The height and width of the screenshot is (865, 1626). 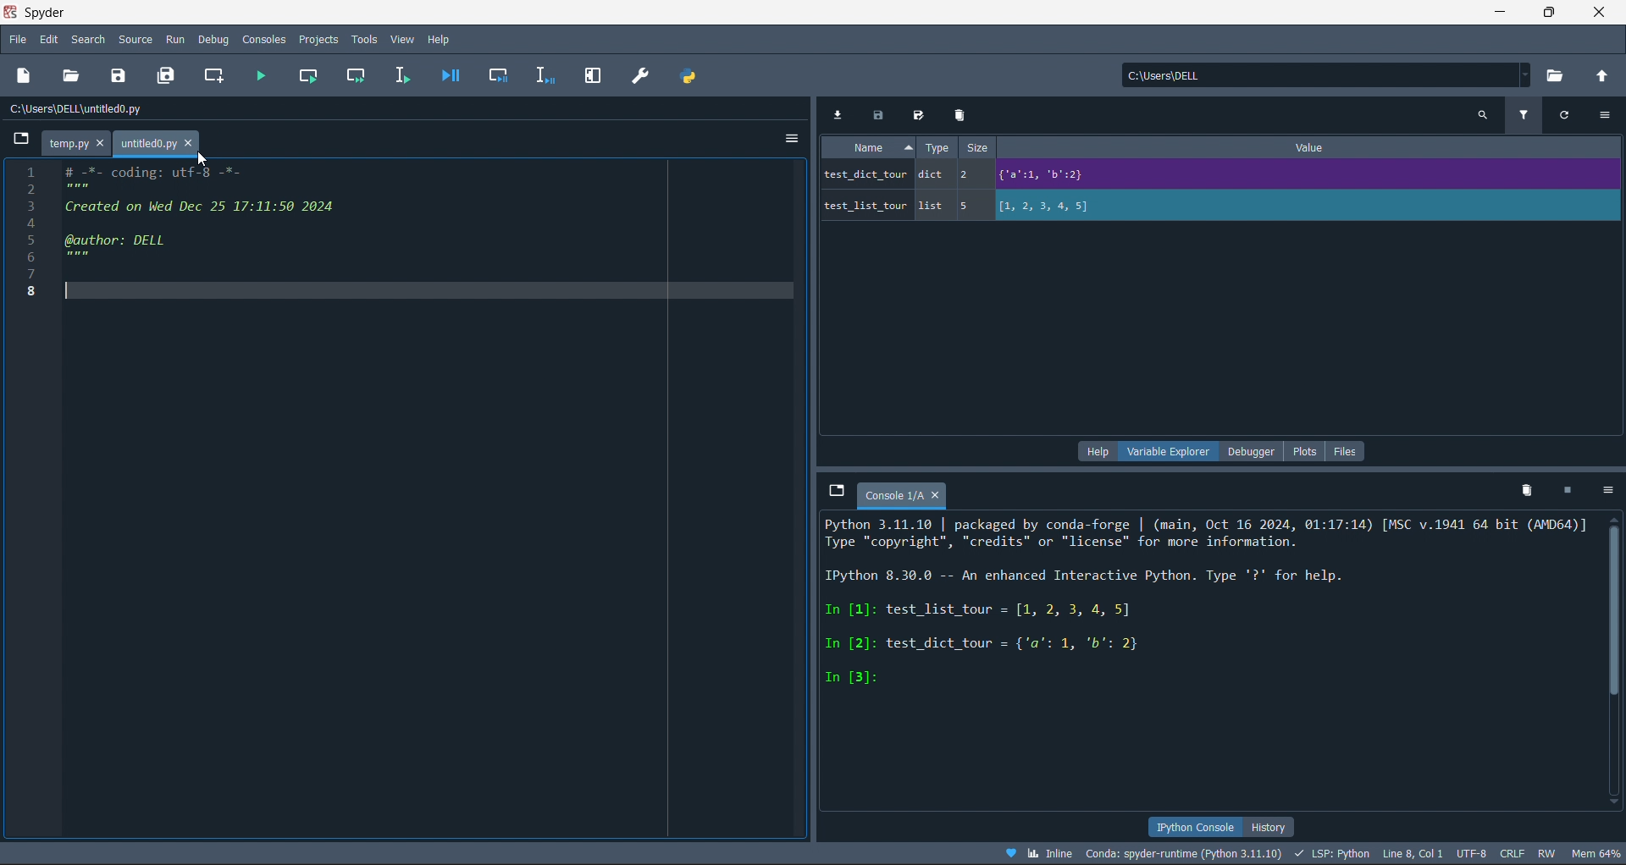 I want to click on maximize current pane, so click(x=594, y=76).